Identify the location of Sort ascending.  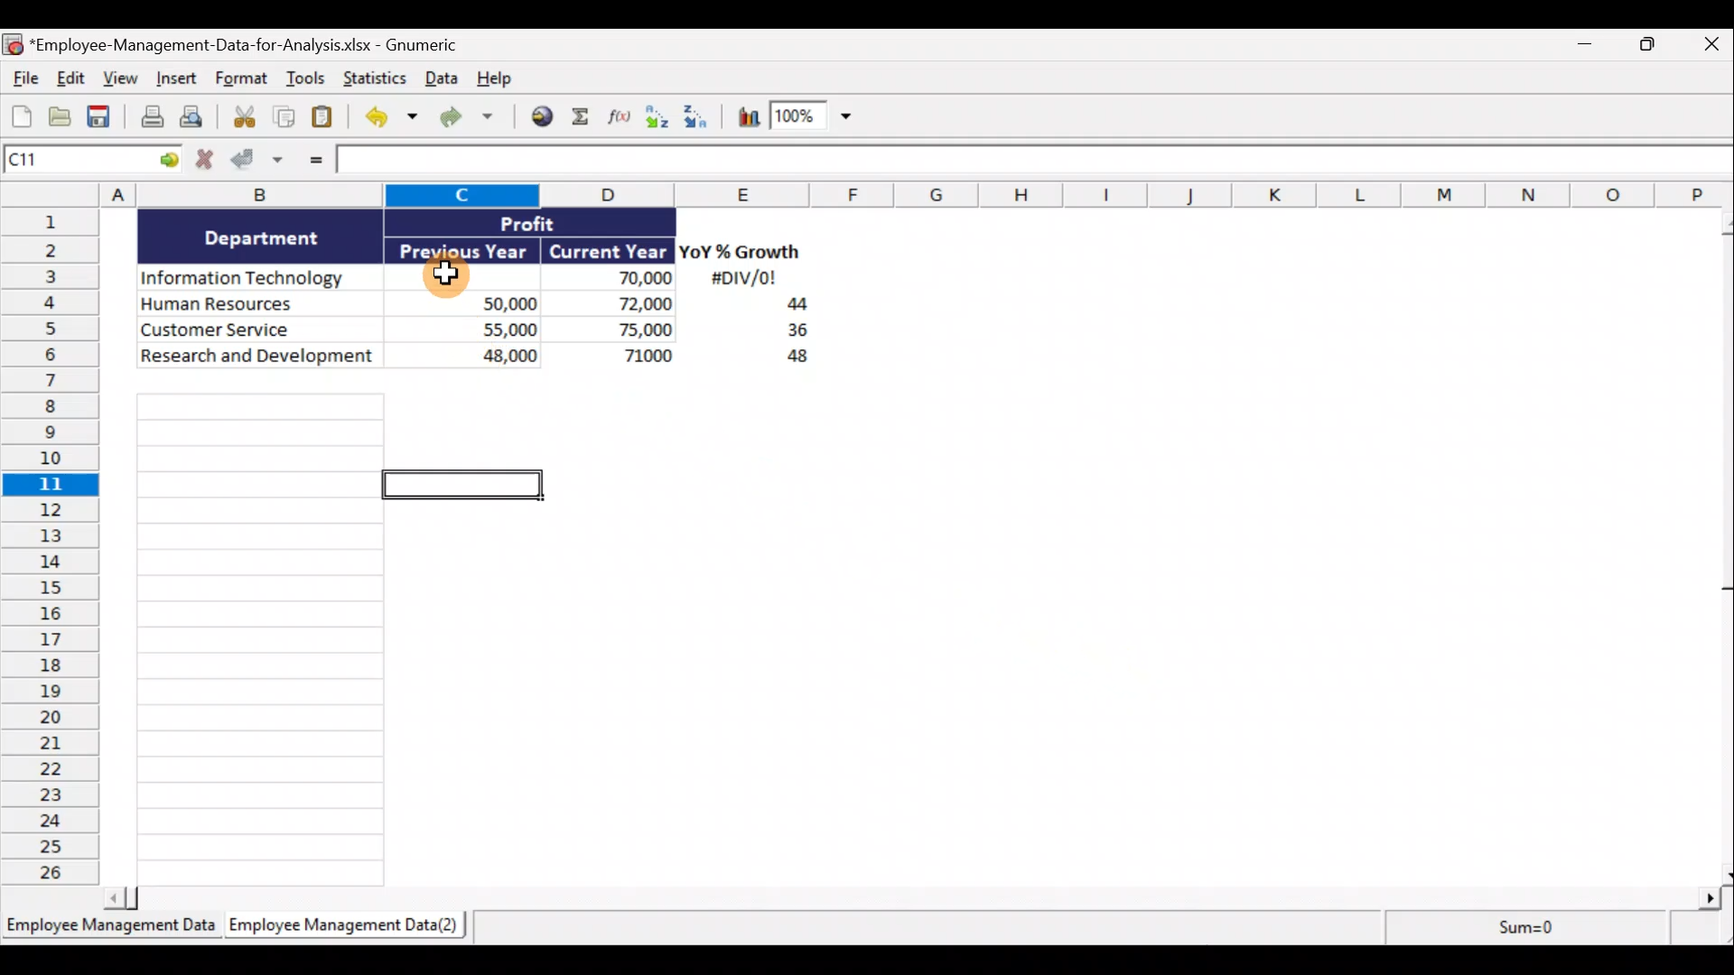
(657, 116).